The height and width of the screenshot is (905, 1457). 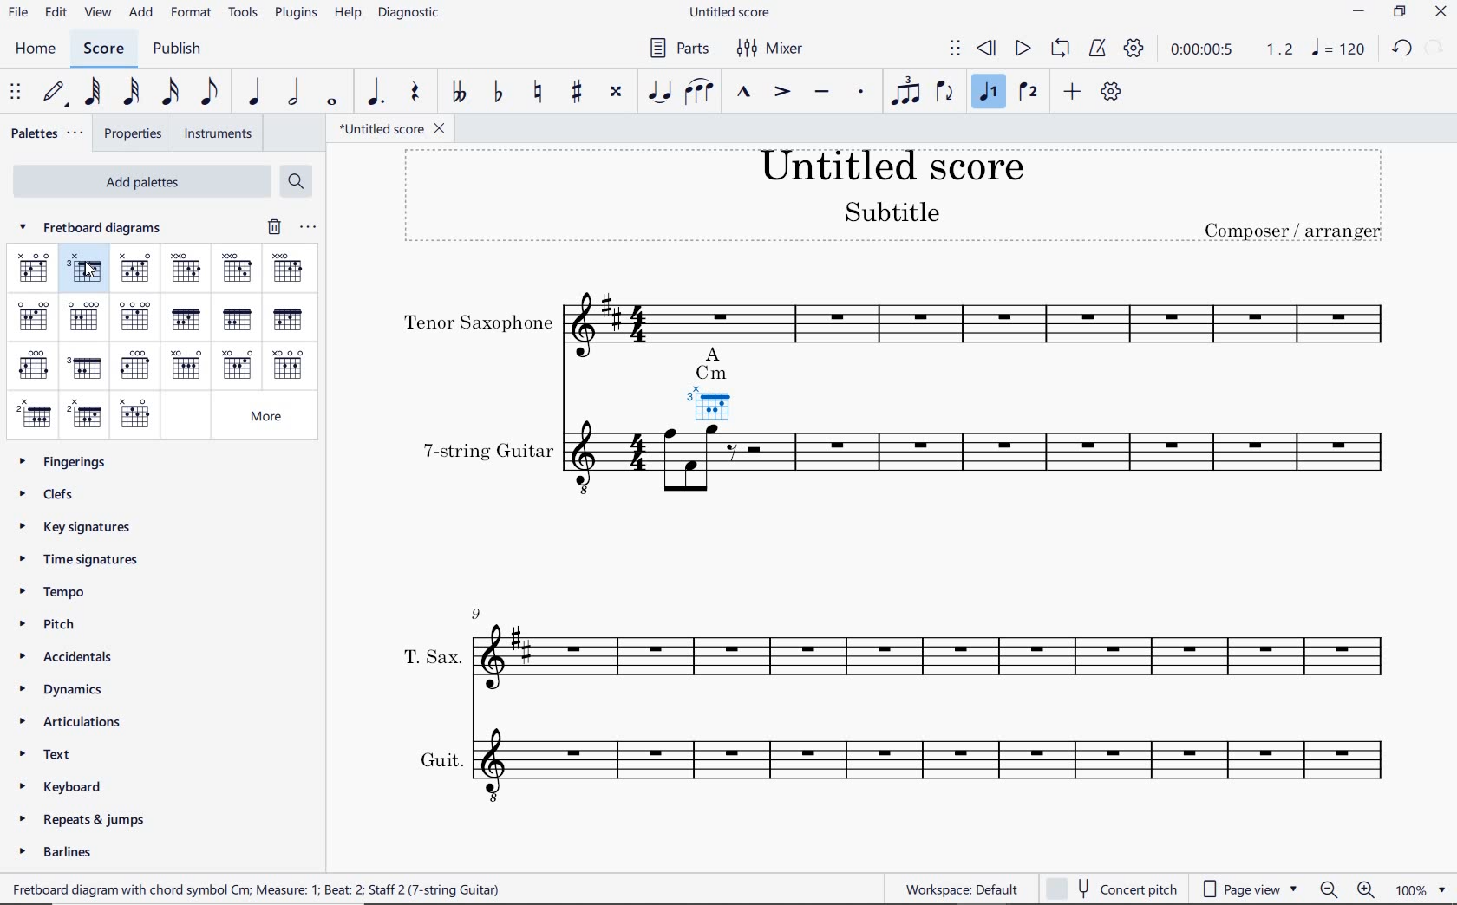 I want to click on HELP, so click(x=347, y=15).